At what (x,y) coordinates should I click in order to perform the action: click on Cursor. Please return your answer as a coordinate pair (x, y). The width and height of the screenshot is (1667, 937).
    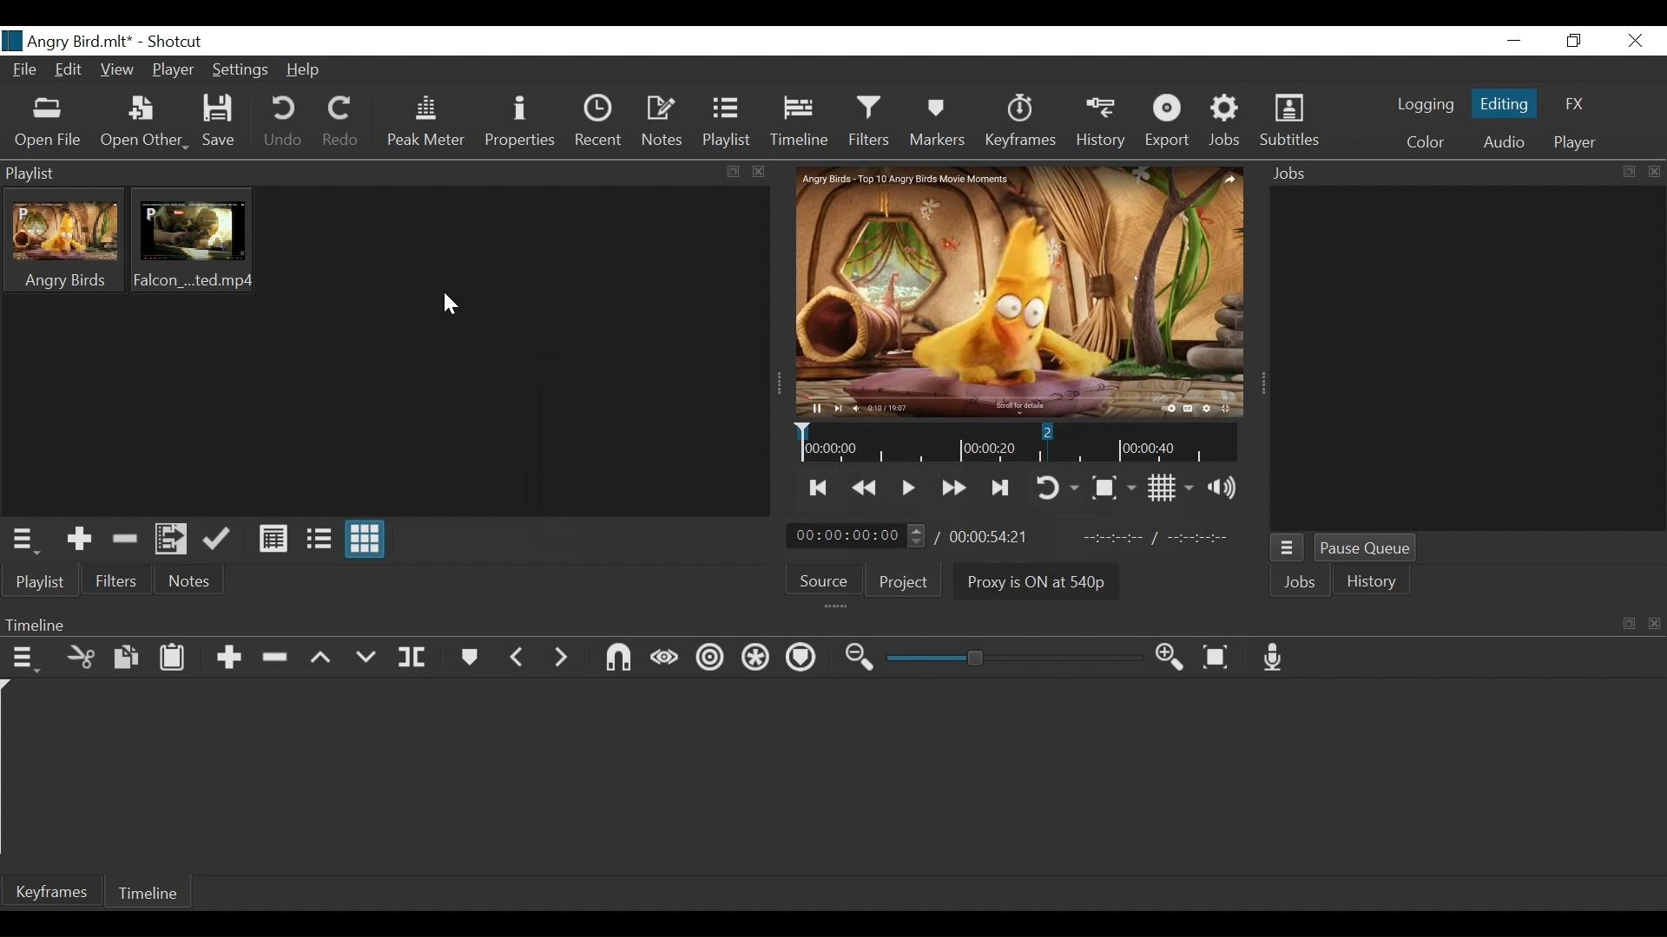
    Looking at the image, I should click on (447, 305).